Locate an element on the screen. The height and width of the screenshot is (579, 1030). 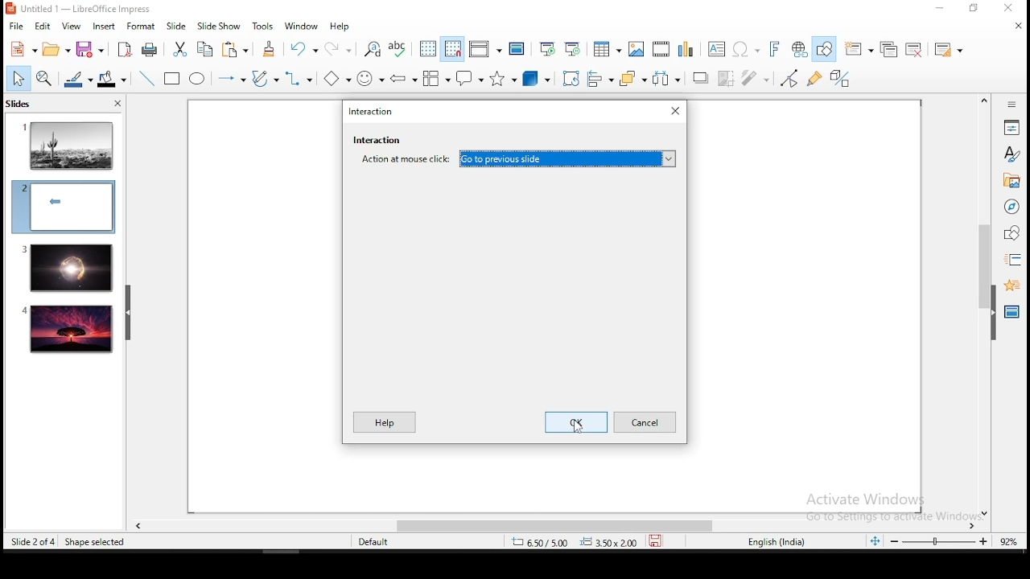
properties is located at coordinates (1011, 126).